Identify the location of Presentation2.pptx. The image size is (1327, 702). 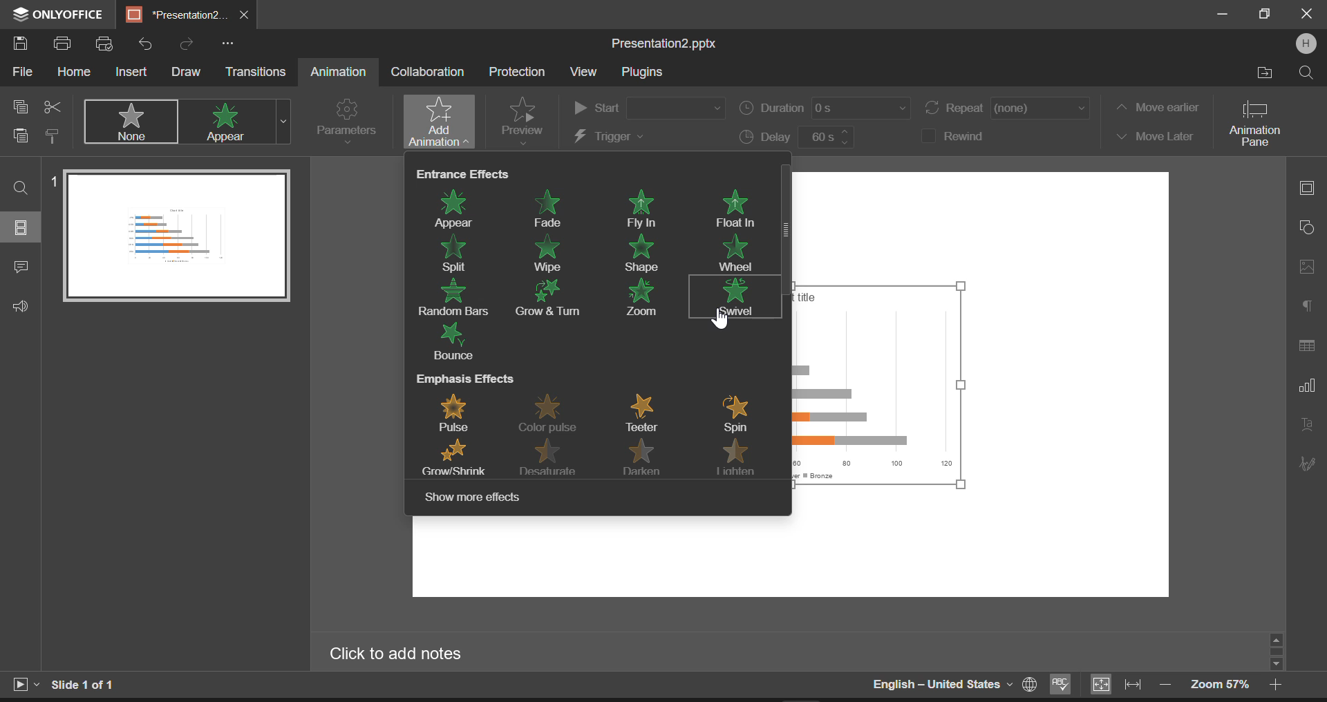
(669, 44).